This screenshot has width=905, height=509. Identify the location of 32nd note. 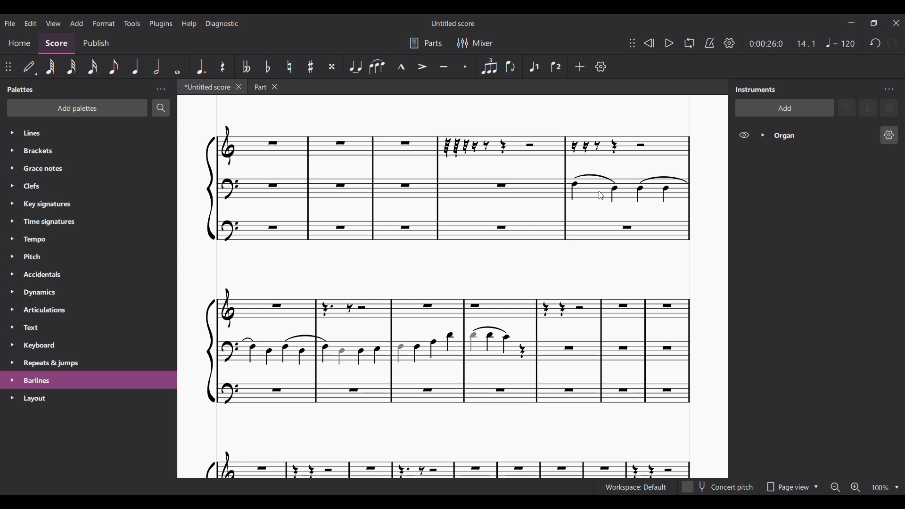
(72, 67).